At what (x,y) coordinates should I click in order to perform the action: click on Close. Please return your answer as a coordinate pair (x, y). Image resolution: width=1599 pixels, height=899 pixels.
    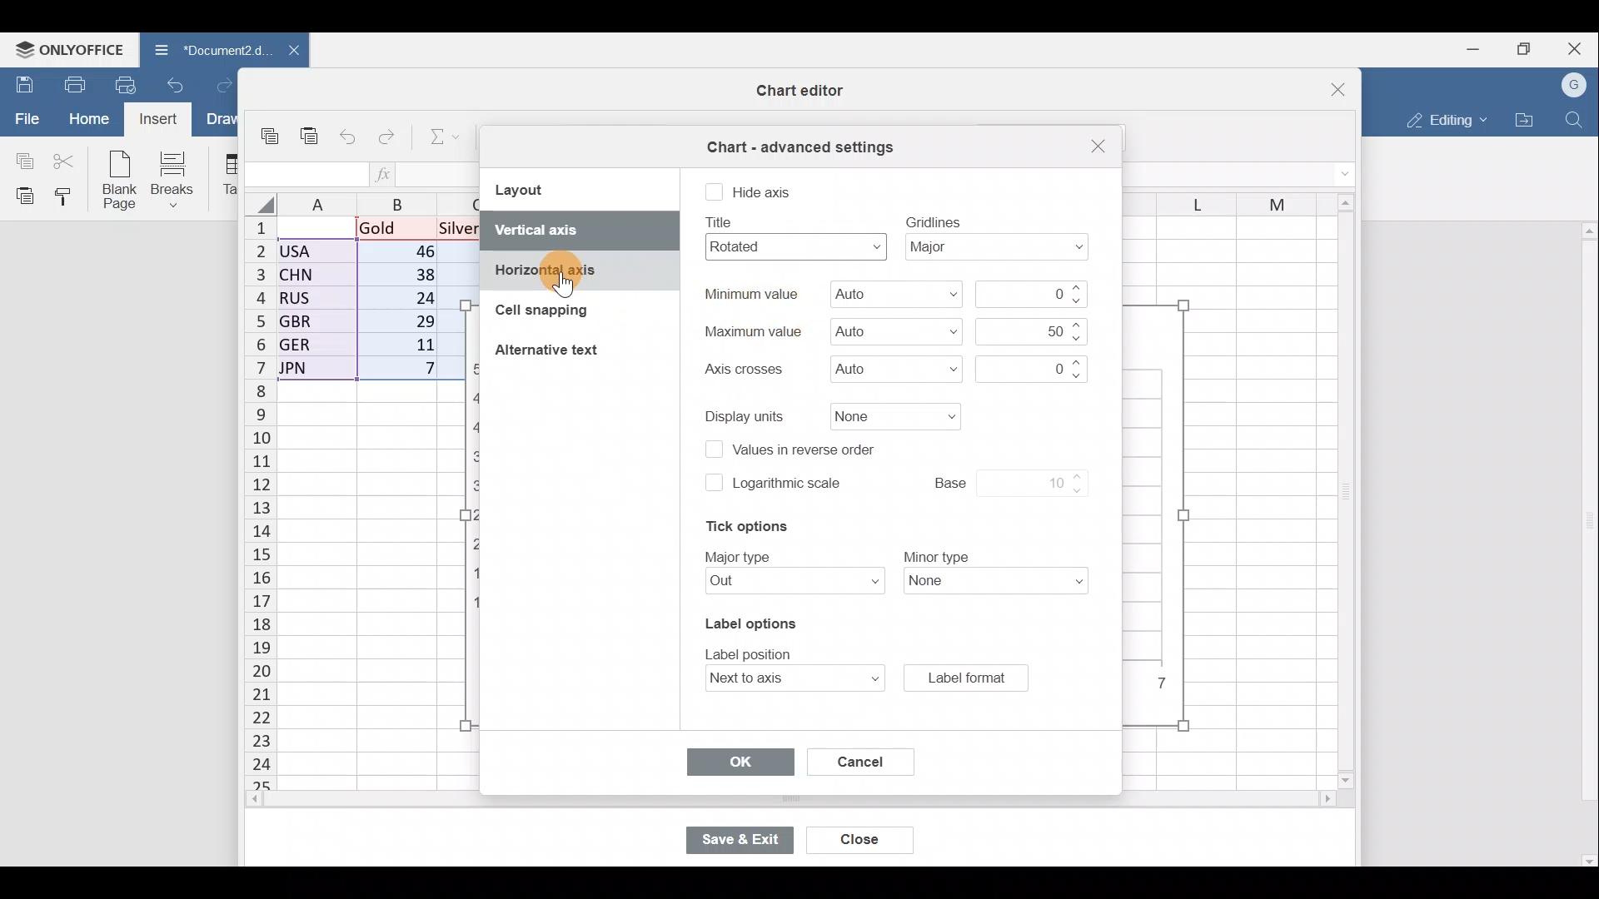
    Looking at the image, I should click on (1095, 147).